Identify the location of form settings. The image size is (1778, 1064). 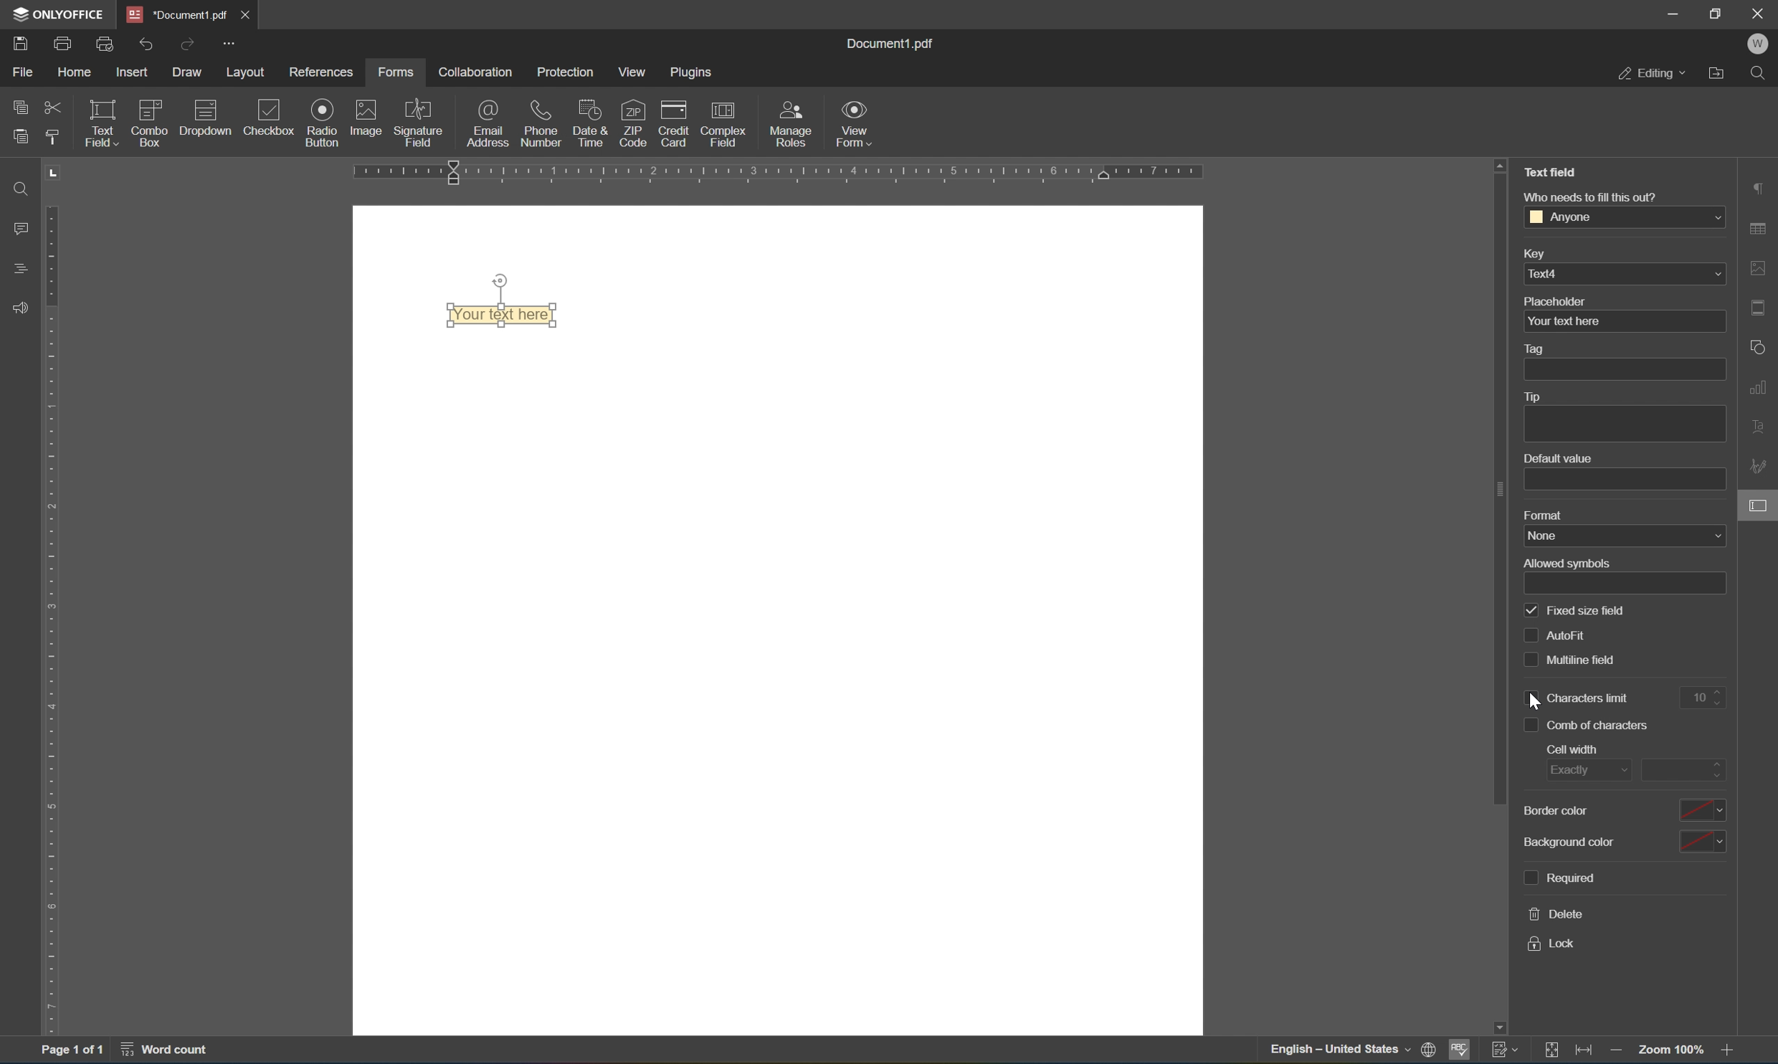
(1699, 537).